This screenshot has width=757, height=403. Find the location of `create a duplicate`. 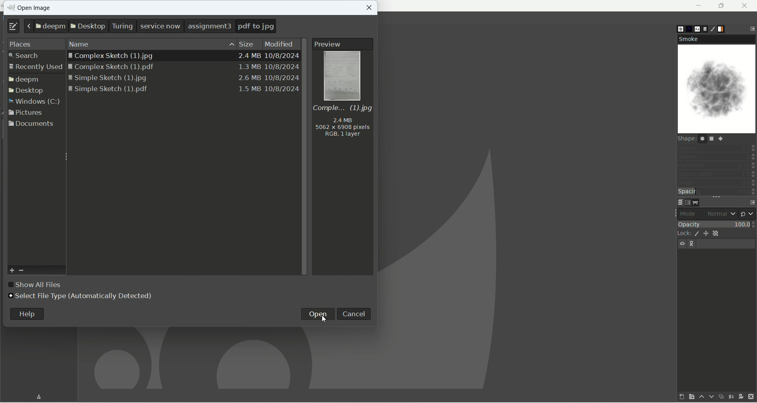

create a duplicate is located at coordinates (721, 398).